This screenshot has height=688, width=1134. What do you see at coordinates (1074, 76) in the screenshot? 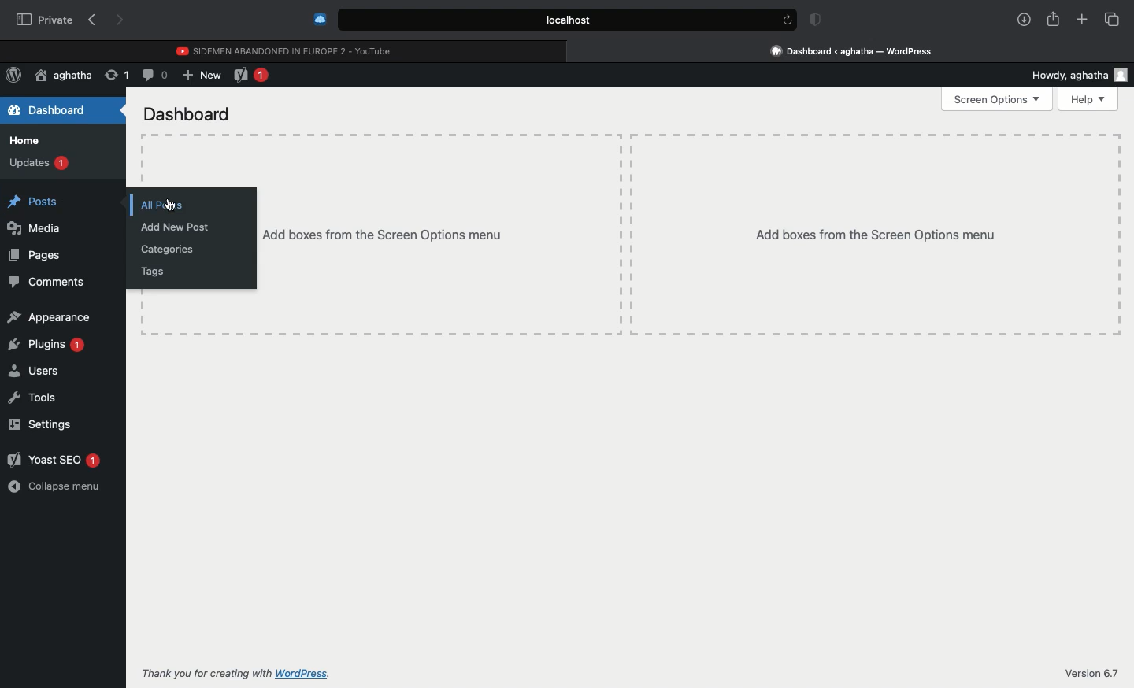
I see `Howdy user` at bounding box center [1074, 76].